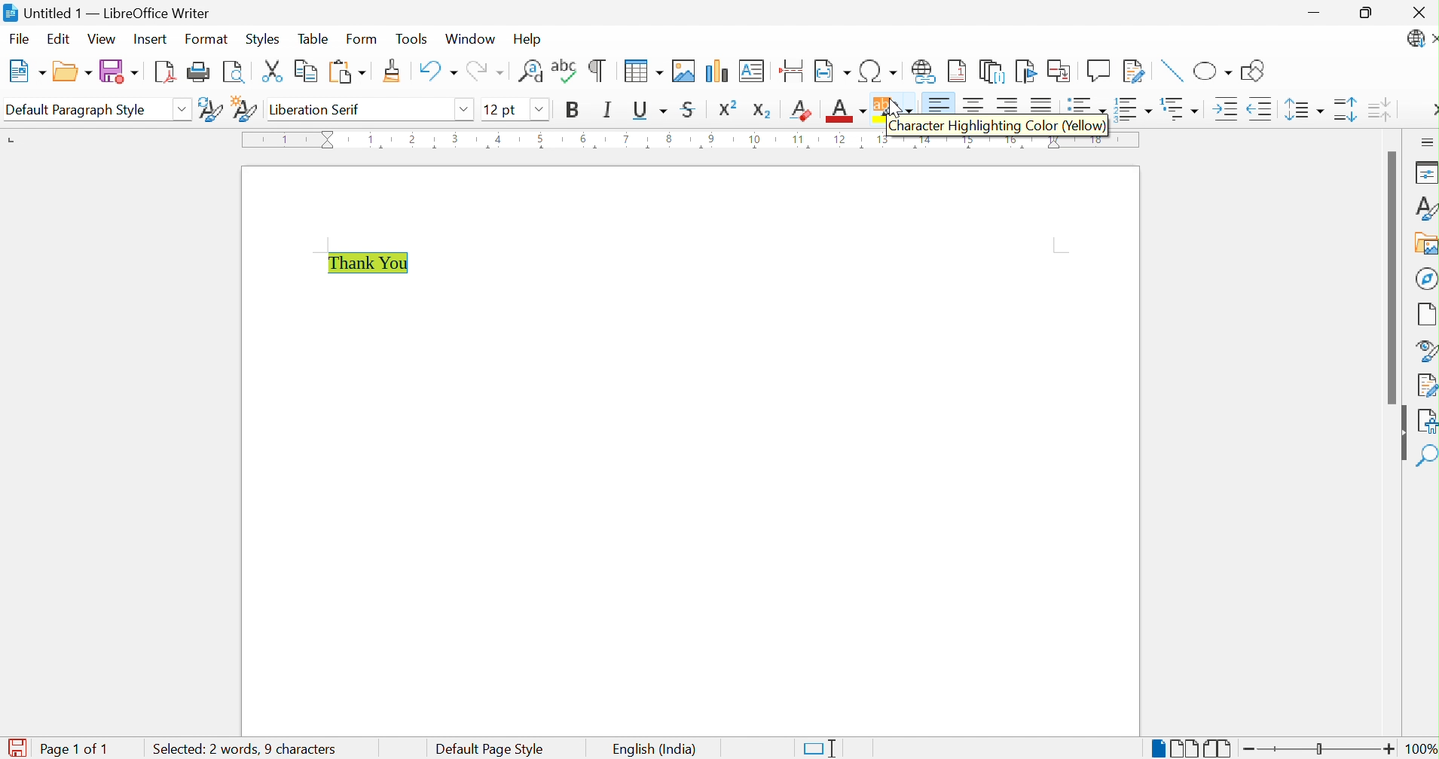  What do you see at coordinates (363, 39) in the screenshot?
I see `Form` at bounding box center [363, 39].